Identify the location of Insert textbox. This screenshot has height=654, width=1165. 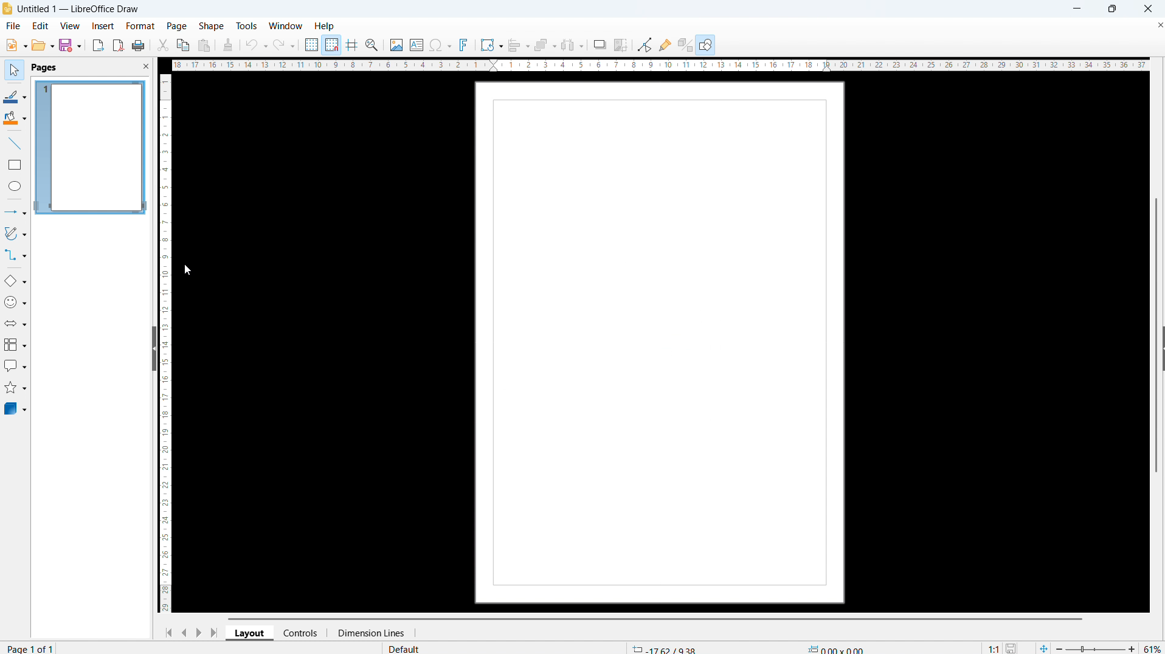
(417, 45).